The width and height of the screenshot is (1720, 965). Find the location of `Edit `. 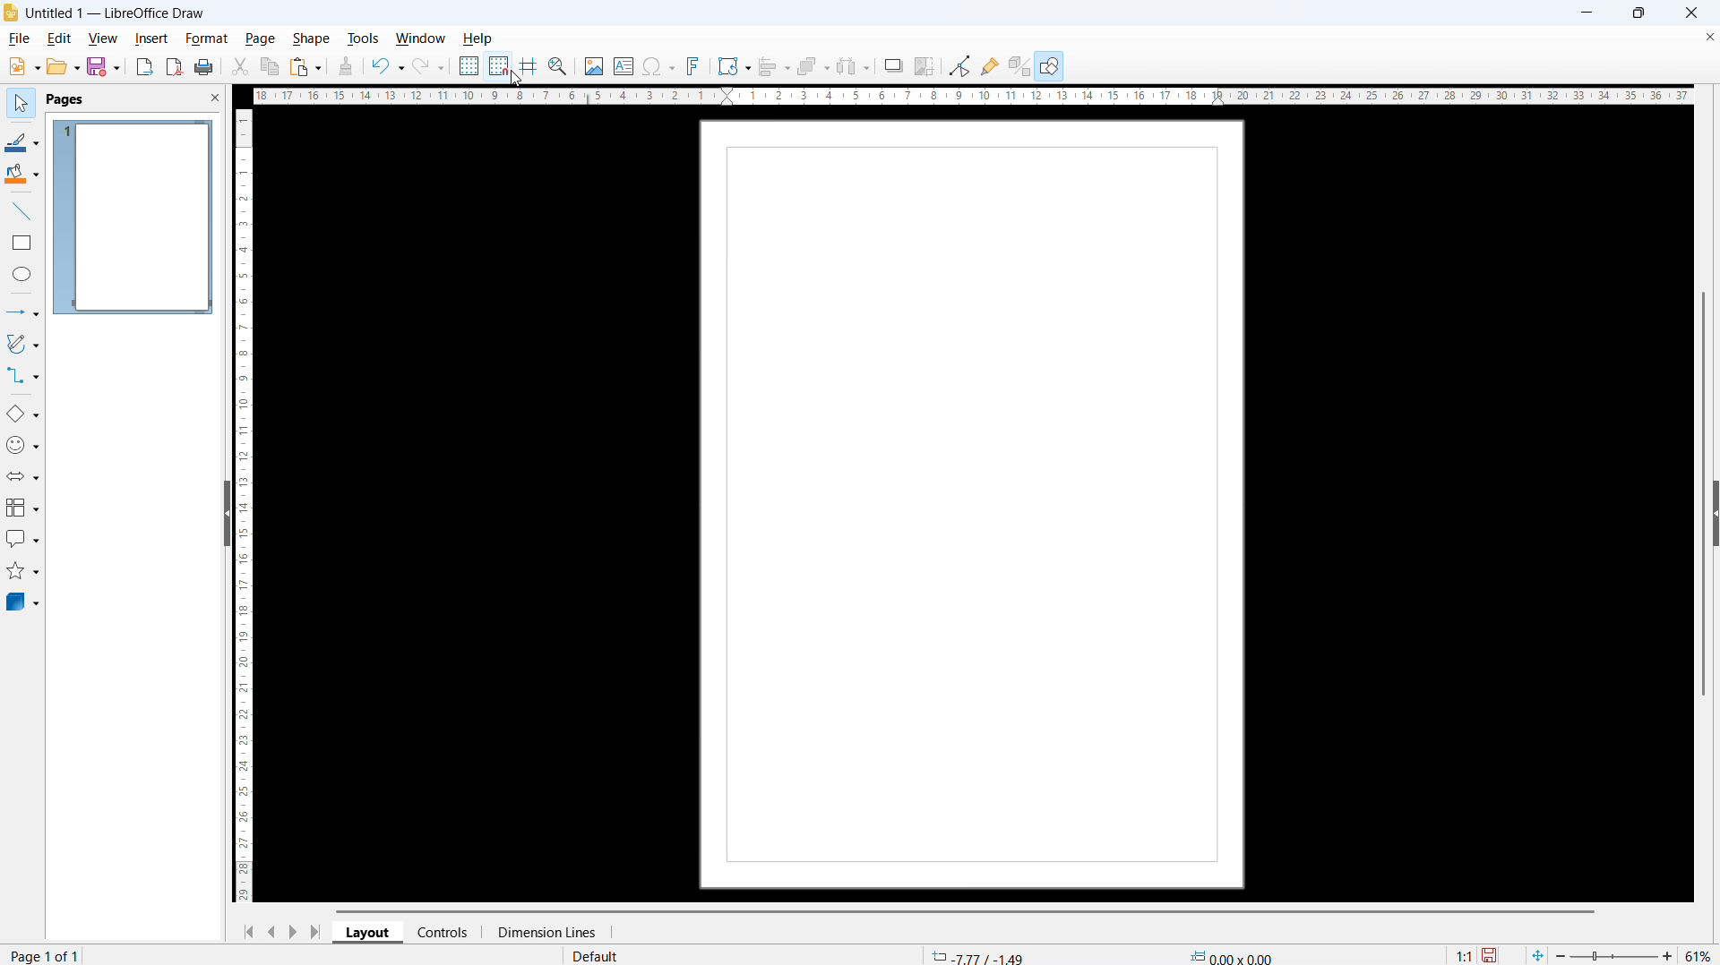

Edit  is located at coordinates (60, 38).